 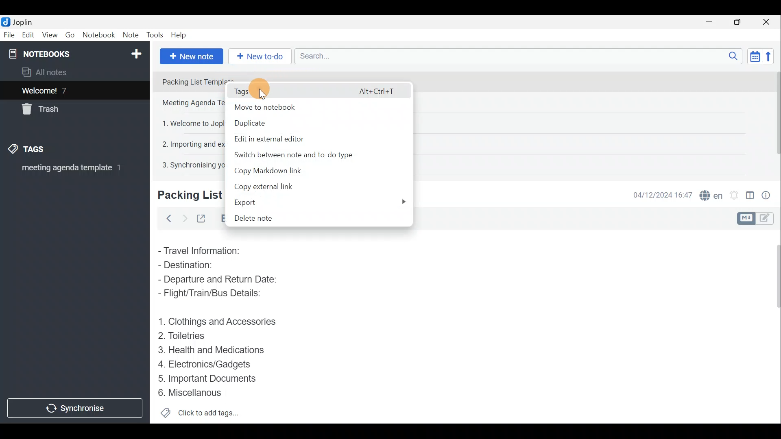 I want to click on Note 2, so click(x=187, y=104).